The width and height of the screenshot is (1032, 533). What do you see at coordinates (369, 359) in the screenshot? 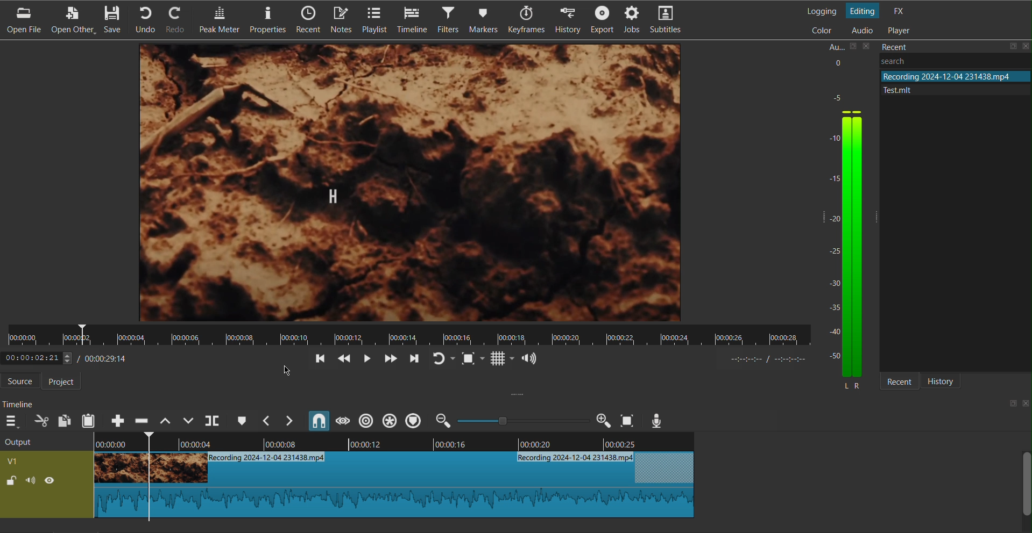
I see `Play` at bounding box center [369, 359].